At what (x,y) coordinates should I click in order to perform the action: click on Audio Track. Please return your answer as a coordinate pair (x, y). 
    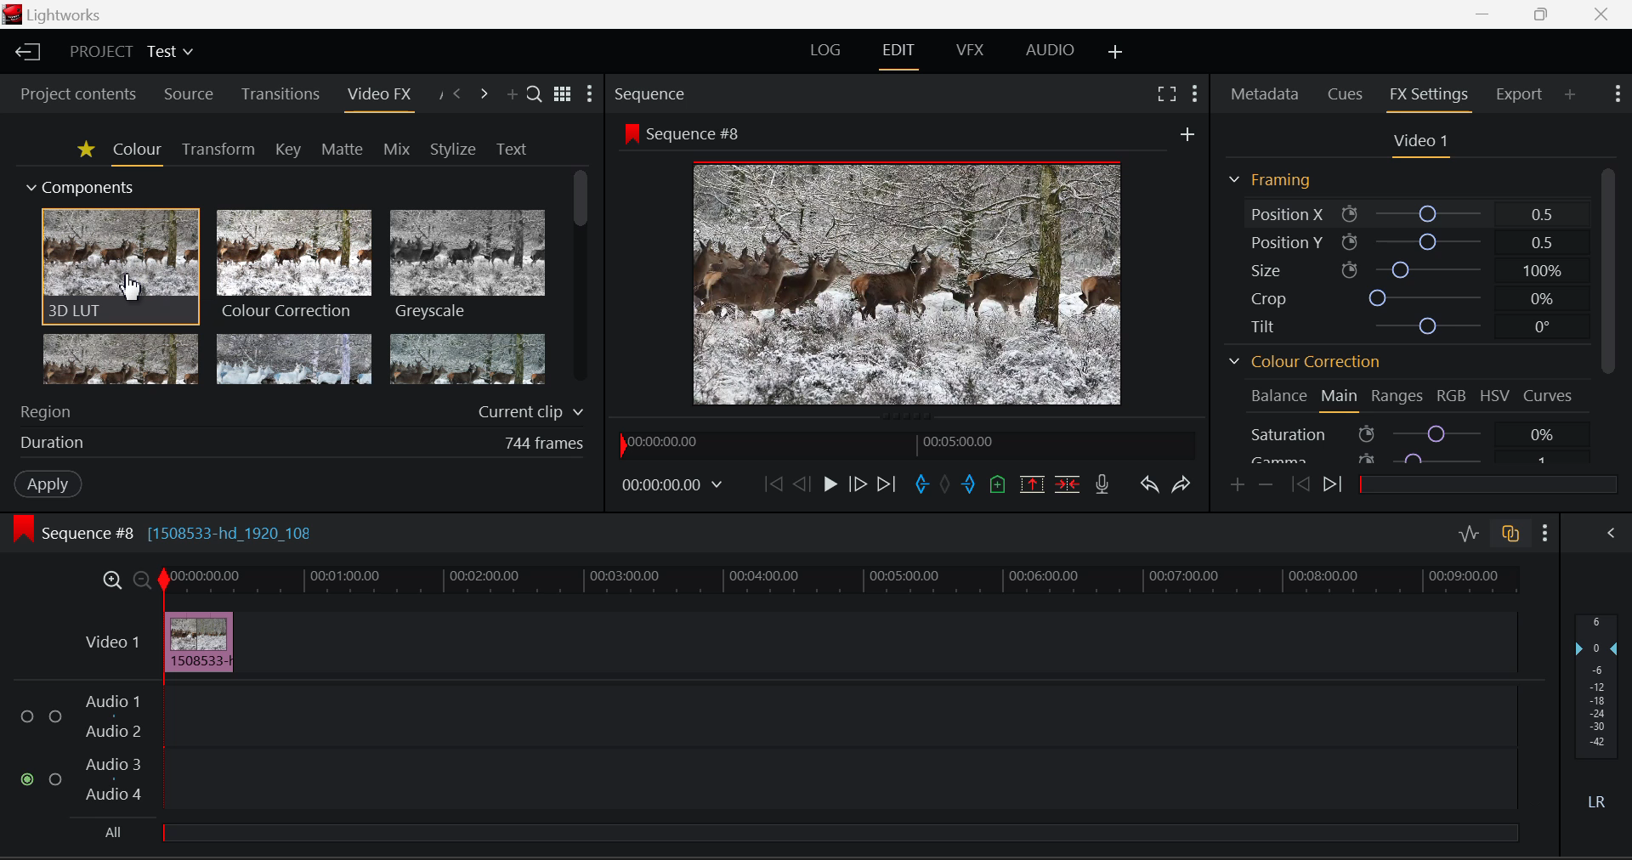
    Looking at the image, I should click on (841, 777).